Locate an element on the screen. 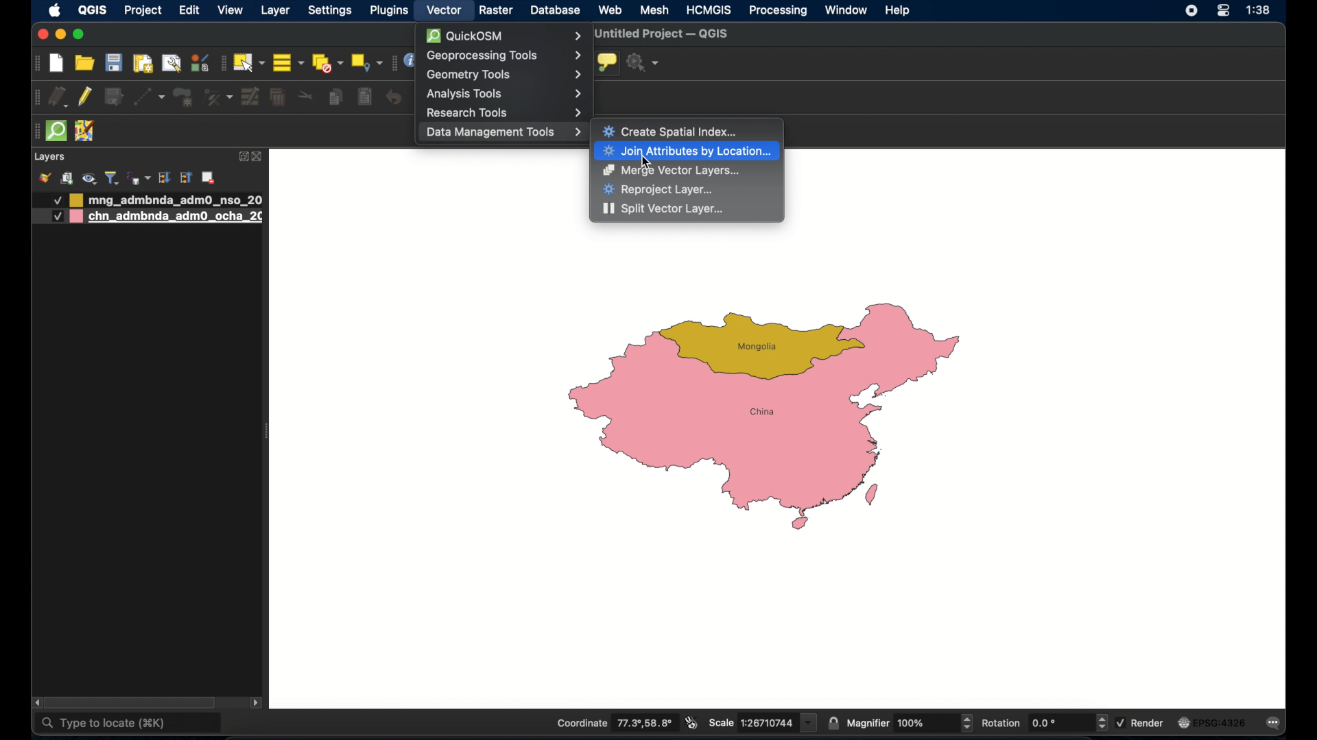  untitled project - QGIS is located at coordinates (660, 35).